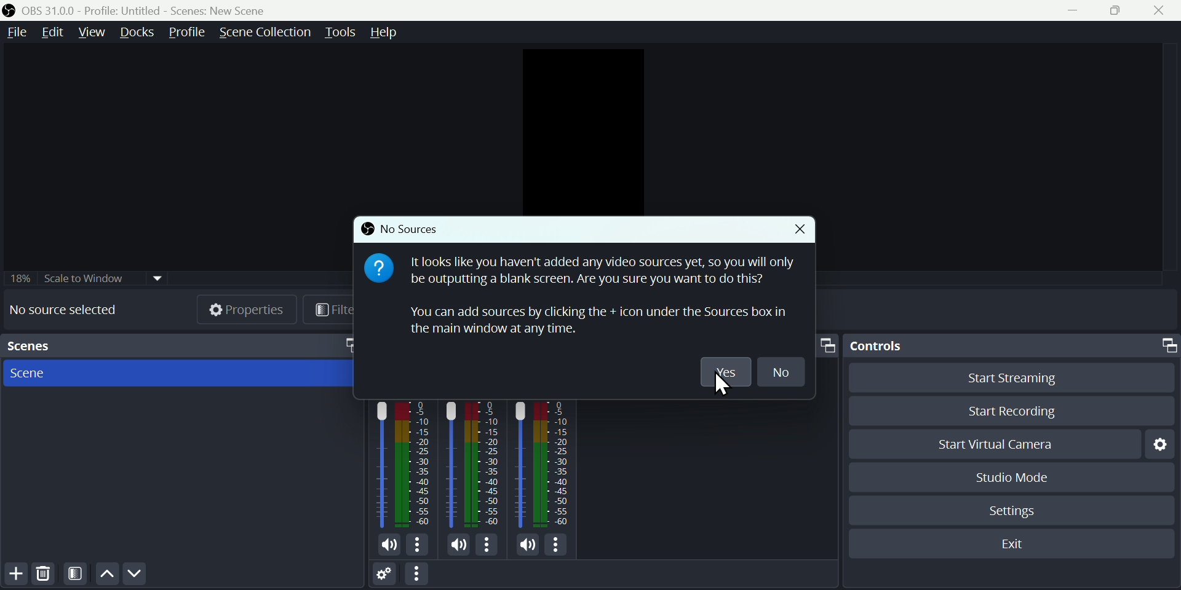  What do you see at coordinates (718, 376) in the screenshot?
I see `yes` at bounding box center [718, 376].